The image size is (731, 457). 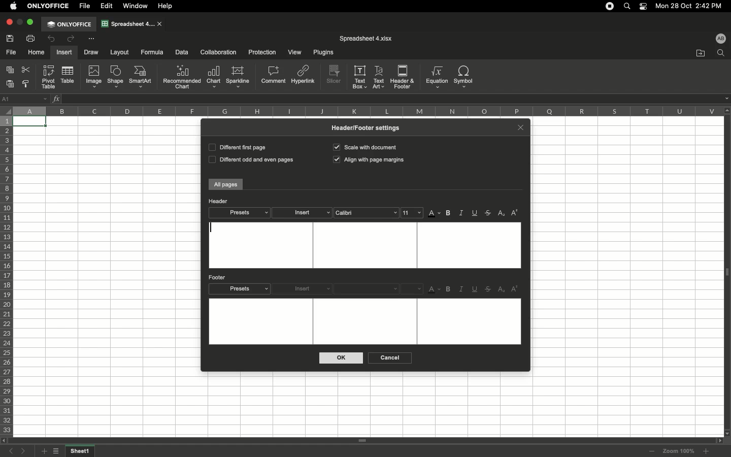 I want to click on Header/Footer settings, so click(x=369, y=127).